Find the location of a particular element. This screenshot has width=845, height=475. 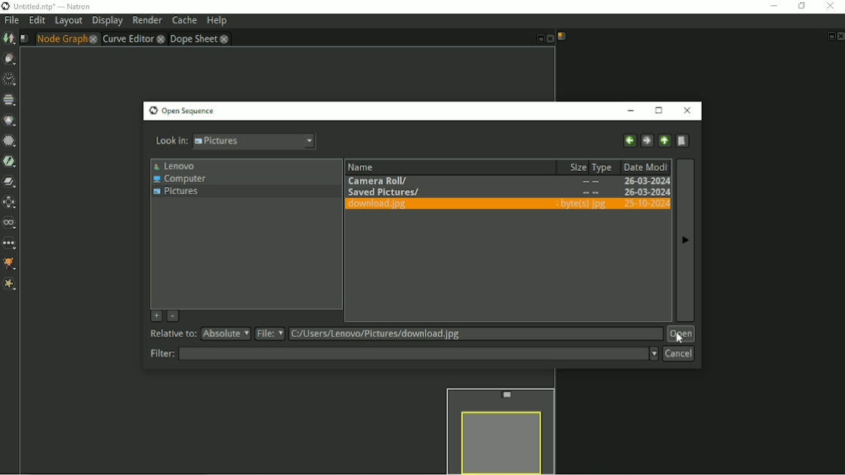

Computer is located at coordinates (180, 179).